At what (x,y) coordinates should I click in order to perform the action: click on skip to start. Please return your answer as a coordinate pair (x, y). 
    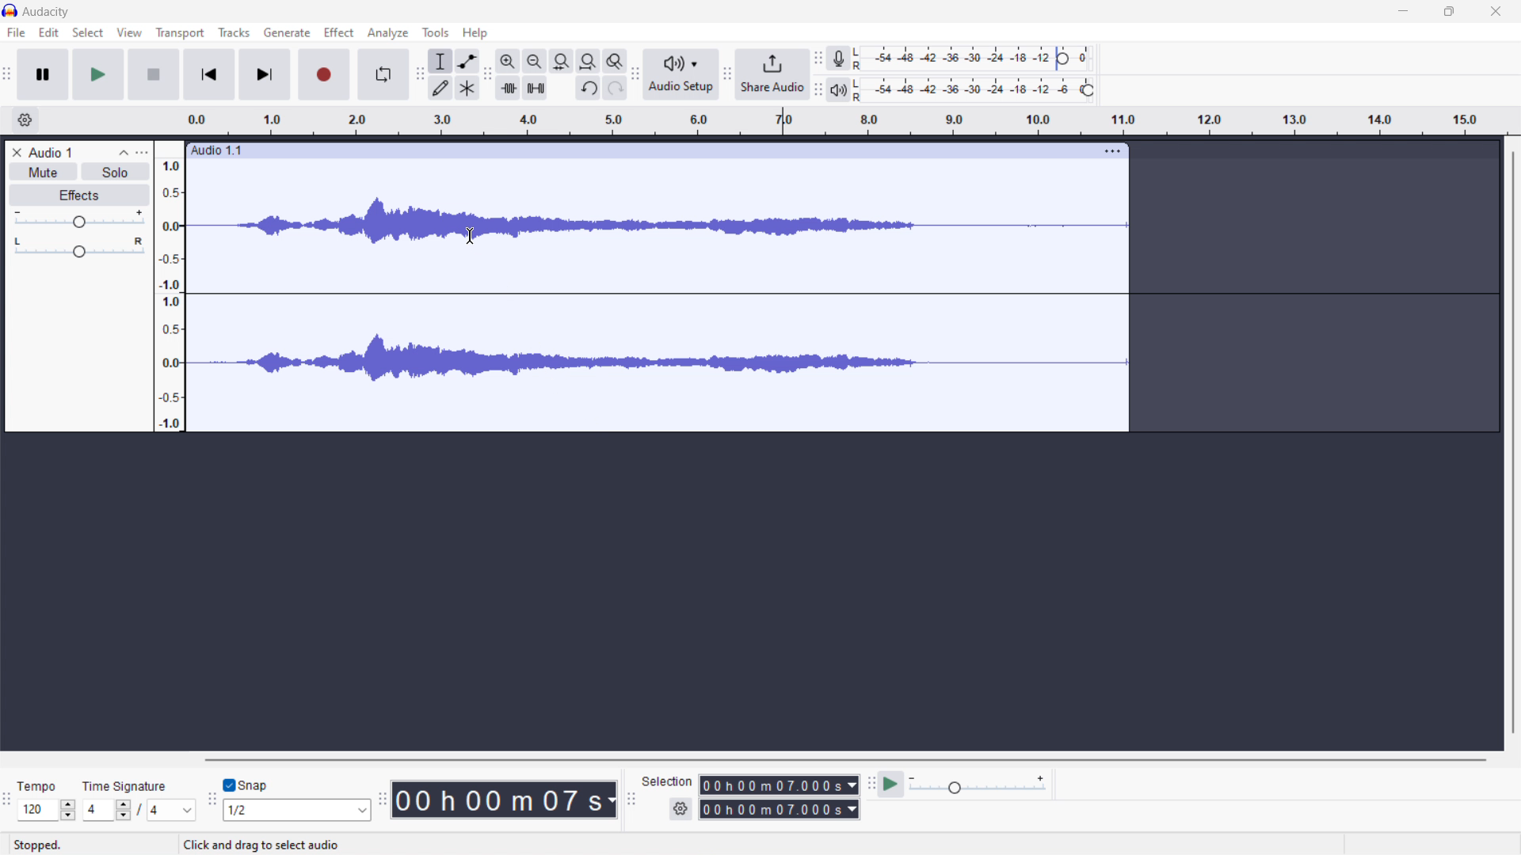
    Looking at the image, I should click on (208, 75).